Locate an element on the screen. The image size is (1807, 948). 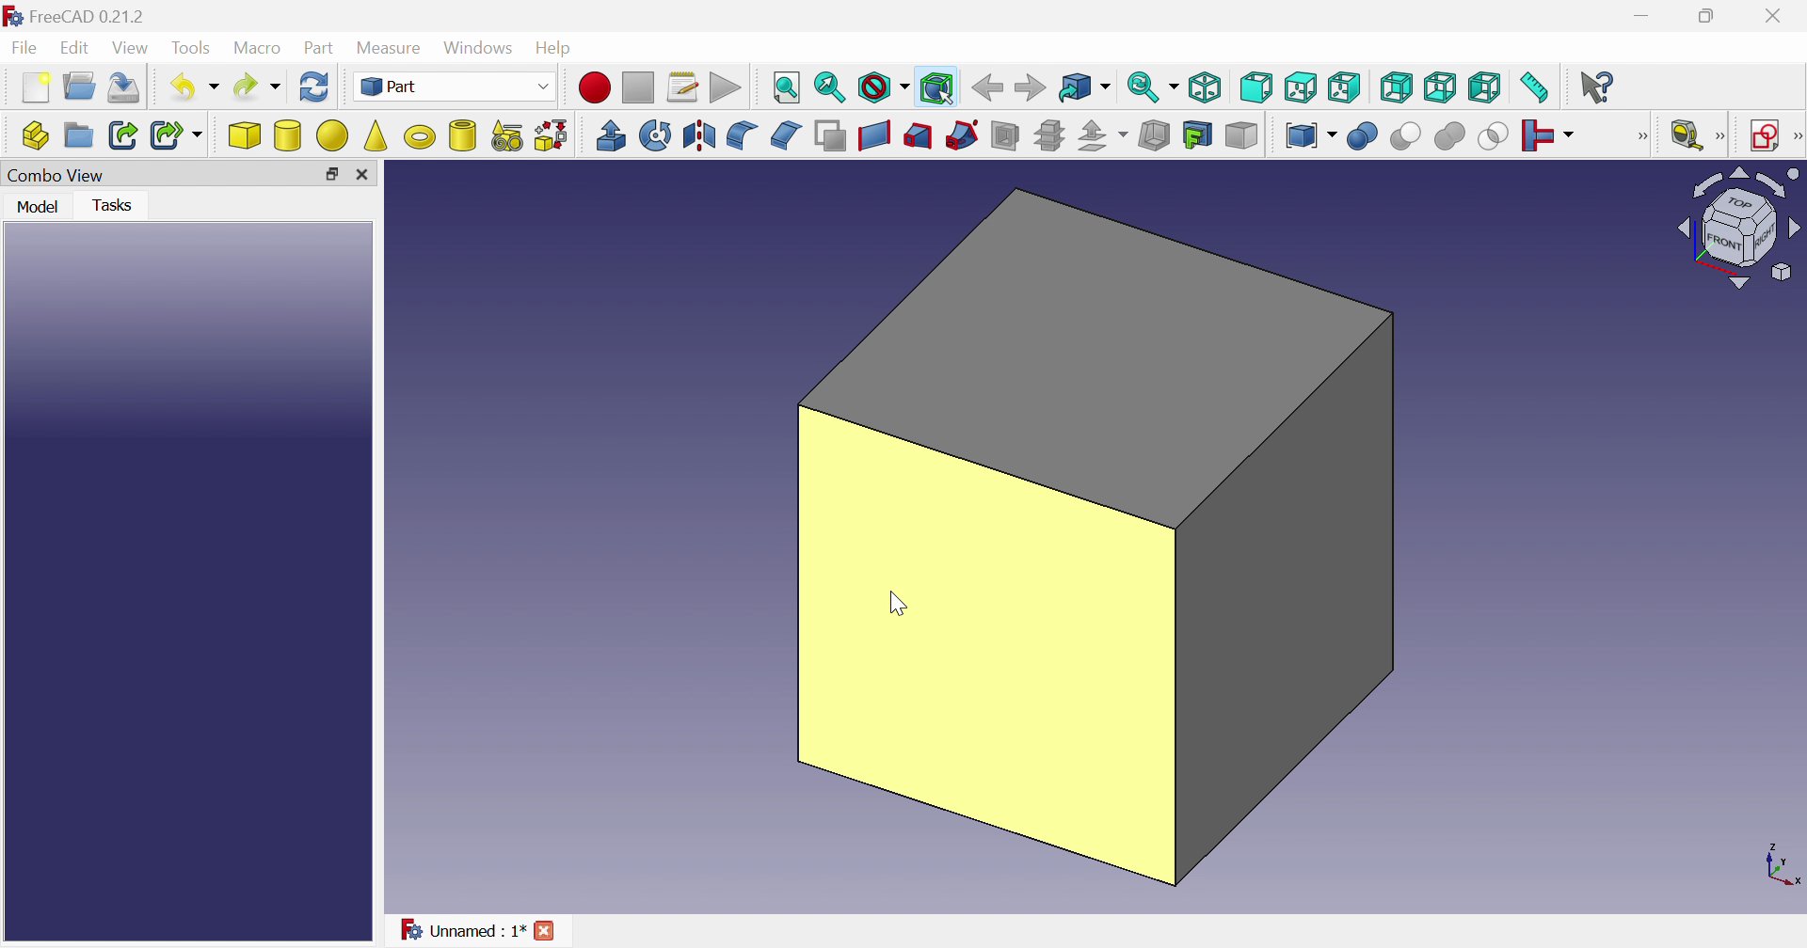
Create projection on surface... is located at coordinates (1197, 134).